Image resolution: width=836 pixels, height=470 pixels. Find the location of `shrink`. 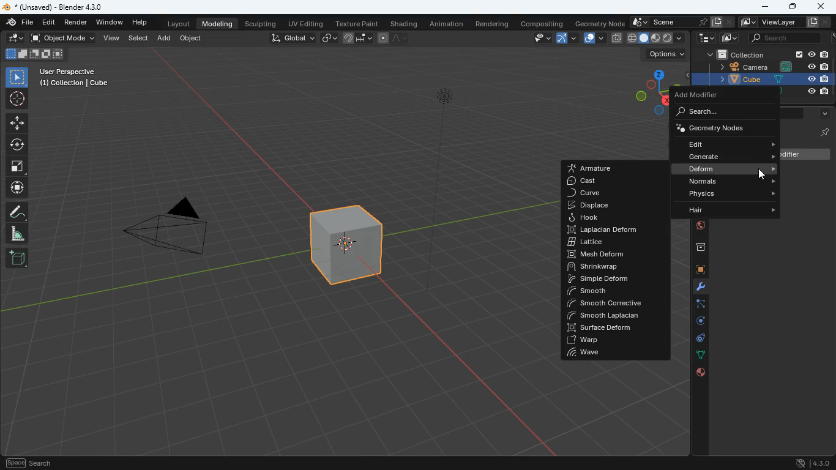

shrink is located at coordinates (597, 268).